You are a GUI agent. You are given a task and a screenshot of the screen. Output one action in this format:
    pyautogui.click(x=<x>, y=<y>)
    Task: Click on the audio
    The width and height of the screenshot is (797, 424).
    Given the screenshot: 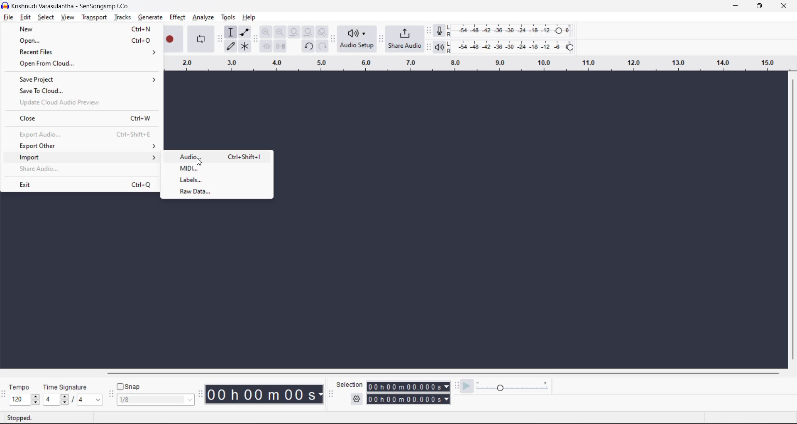 What is the action you would take?
    pyautogui.click(x=220, y=157)
    